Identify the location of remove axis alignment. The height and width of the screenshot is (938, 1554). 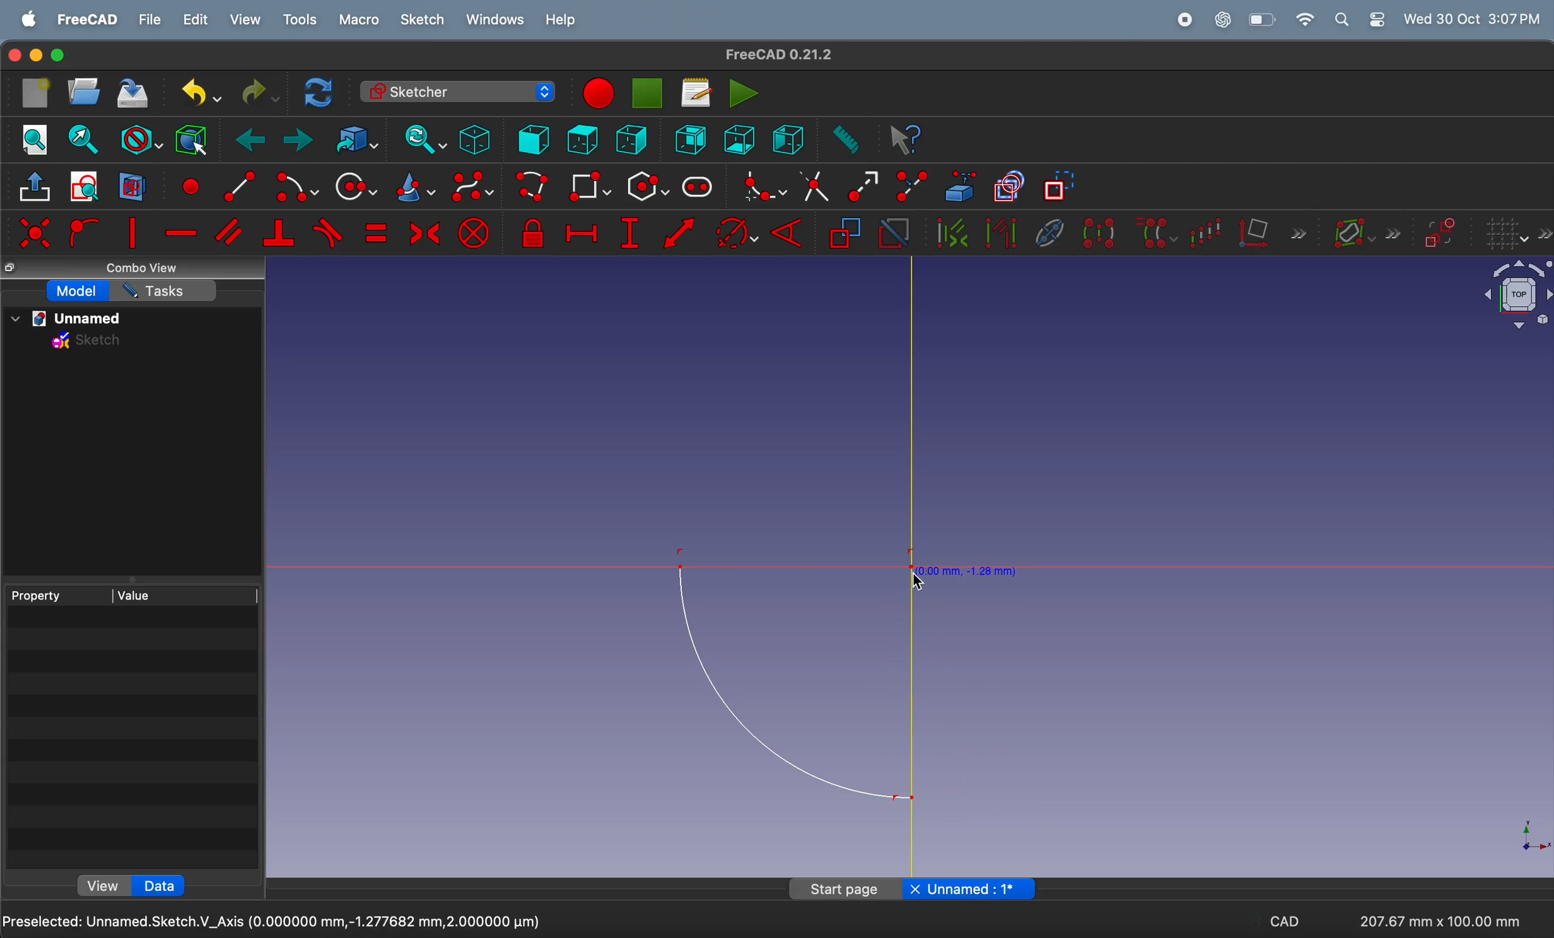
(1273, 232).